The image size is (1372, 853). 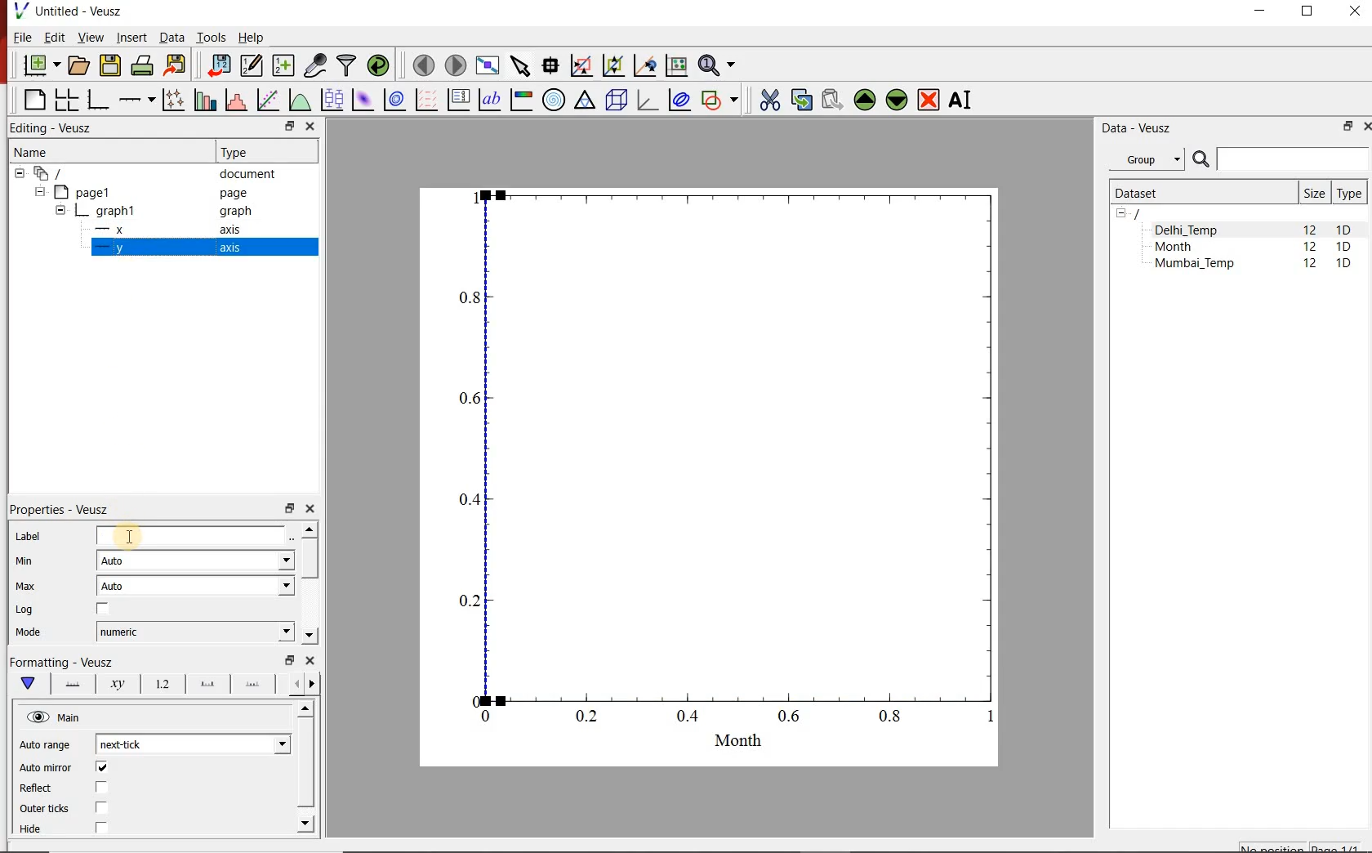 What do you see at coordinates (423, 65) in the screenshot?
I see `move to the previous page` at bounding box center [423, 65].